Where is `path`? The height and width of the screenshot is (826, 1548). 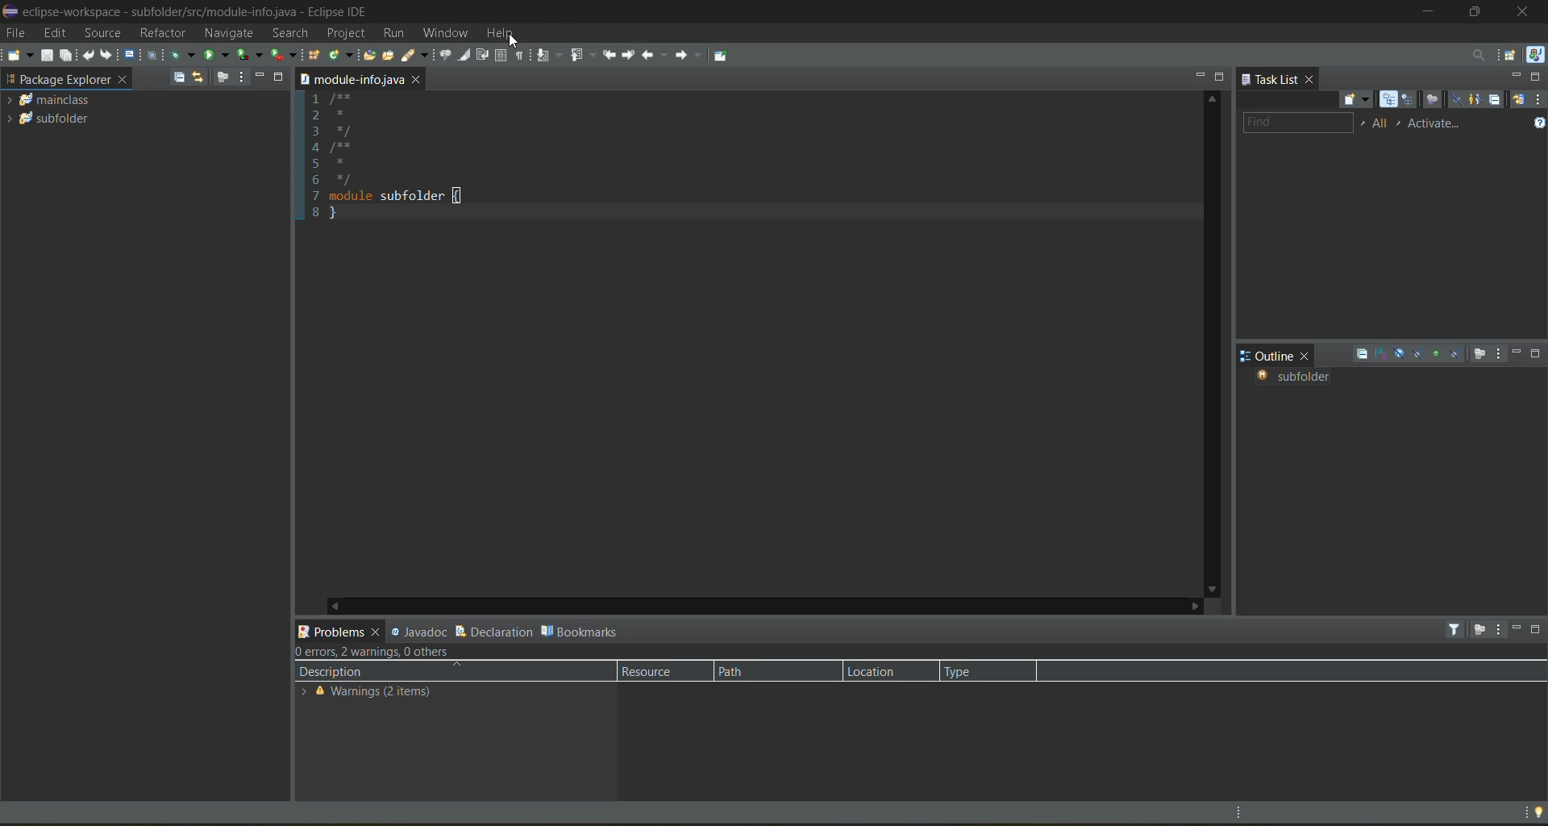 path is located at coordinates (739, 673).